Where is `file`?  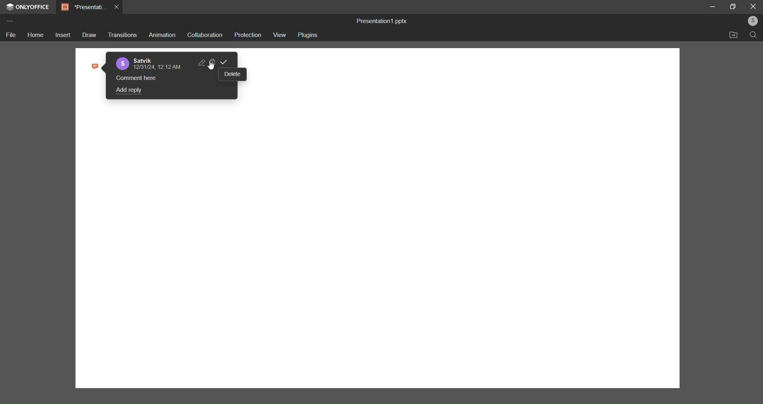
file is located at coordinates (12, 36).